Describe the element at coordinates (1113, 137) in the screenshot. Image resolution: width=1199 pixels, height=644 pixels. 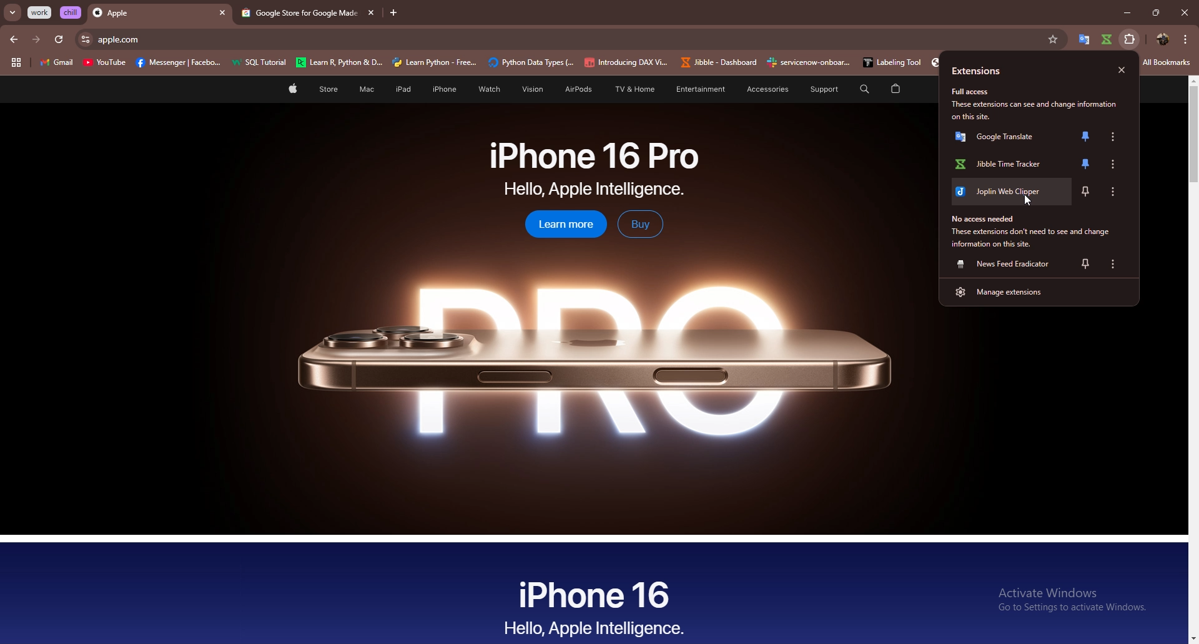
I see `options` at that location.